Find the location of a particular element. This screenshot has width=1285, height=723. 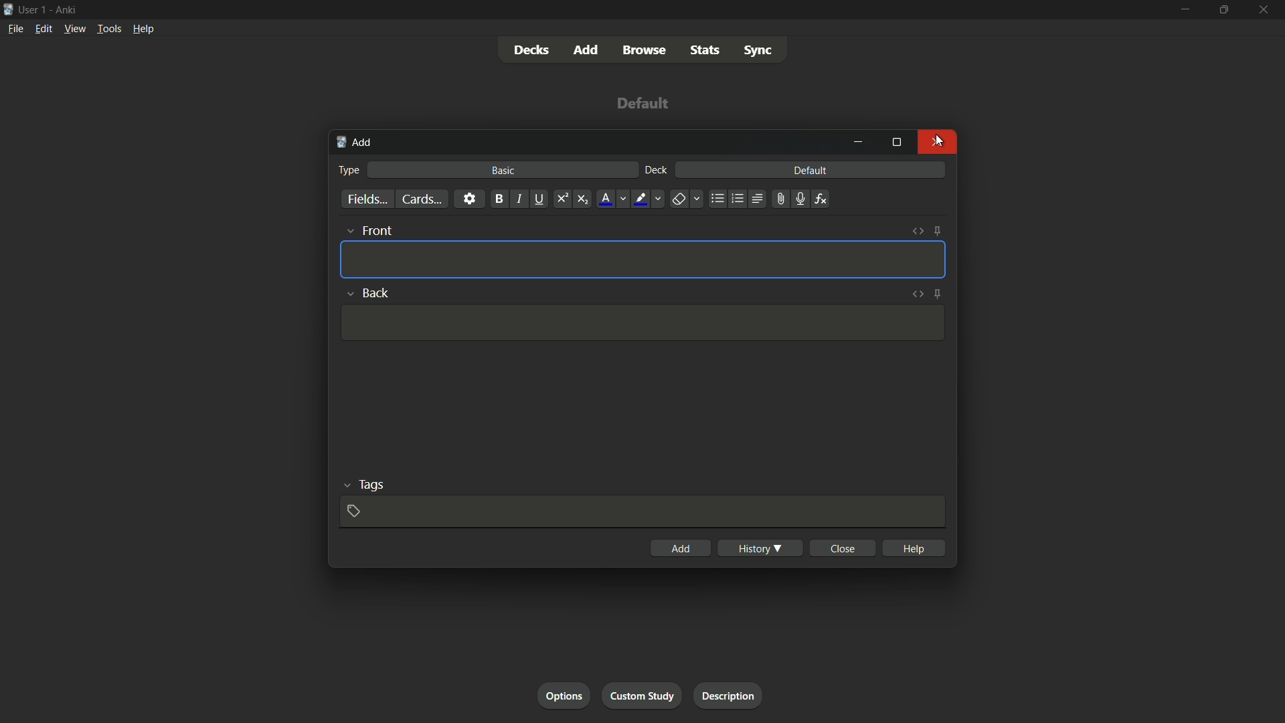

browse is located at coordinates (643, 51).